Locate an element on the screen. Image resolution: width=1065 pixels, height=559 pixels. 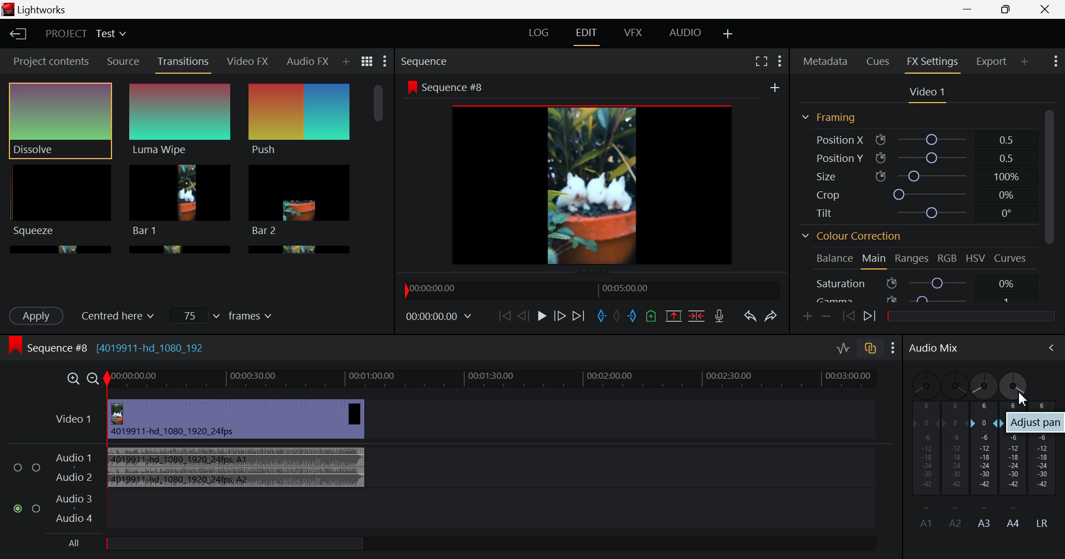
DRAG_TO Cursor Adjusted Pan to Left is located at coordinates (982, 387).